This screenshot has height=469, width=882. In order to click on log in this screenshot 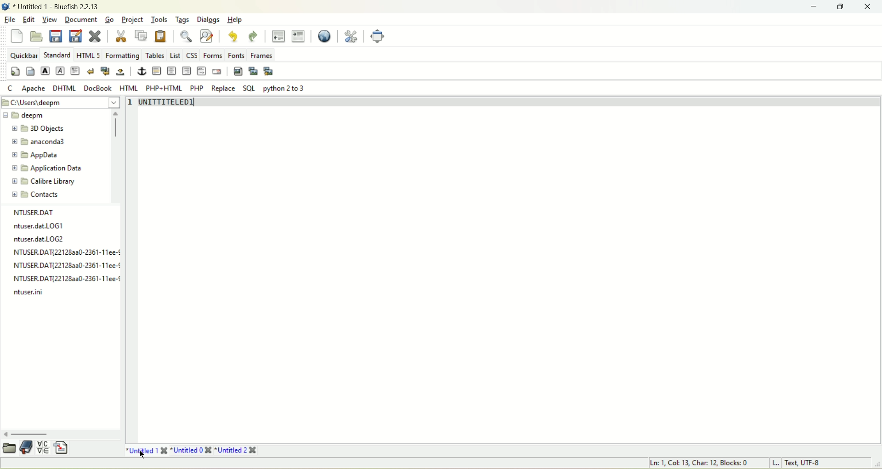, I will do `click(42, 240)`.